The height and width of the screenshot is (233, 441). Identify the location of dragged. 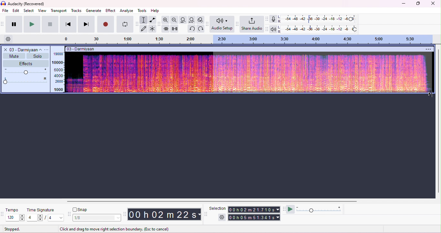
(322, 74).